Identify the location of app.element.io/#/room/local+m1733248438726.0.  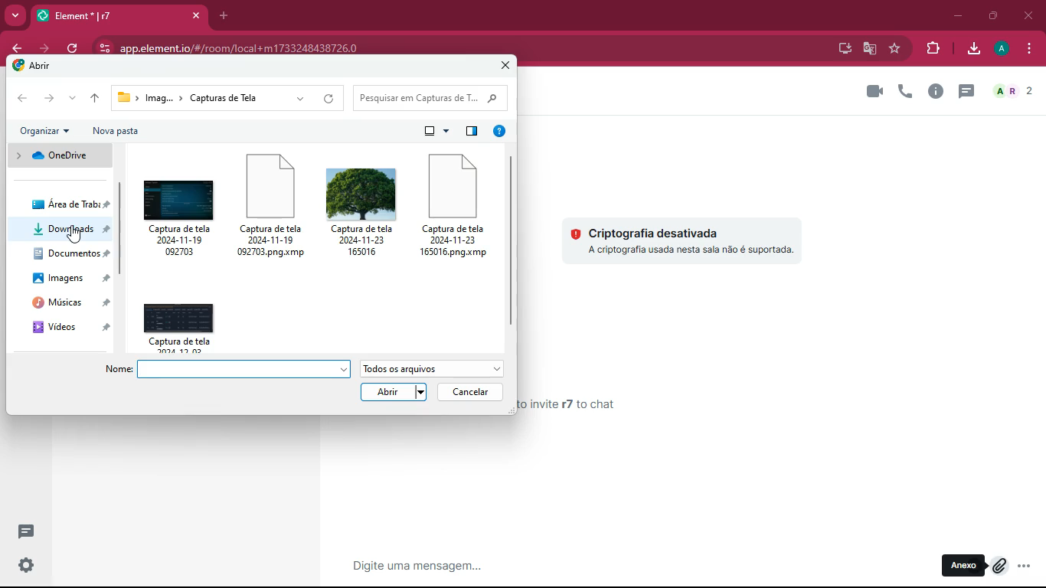
(275, 44).